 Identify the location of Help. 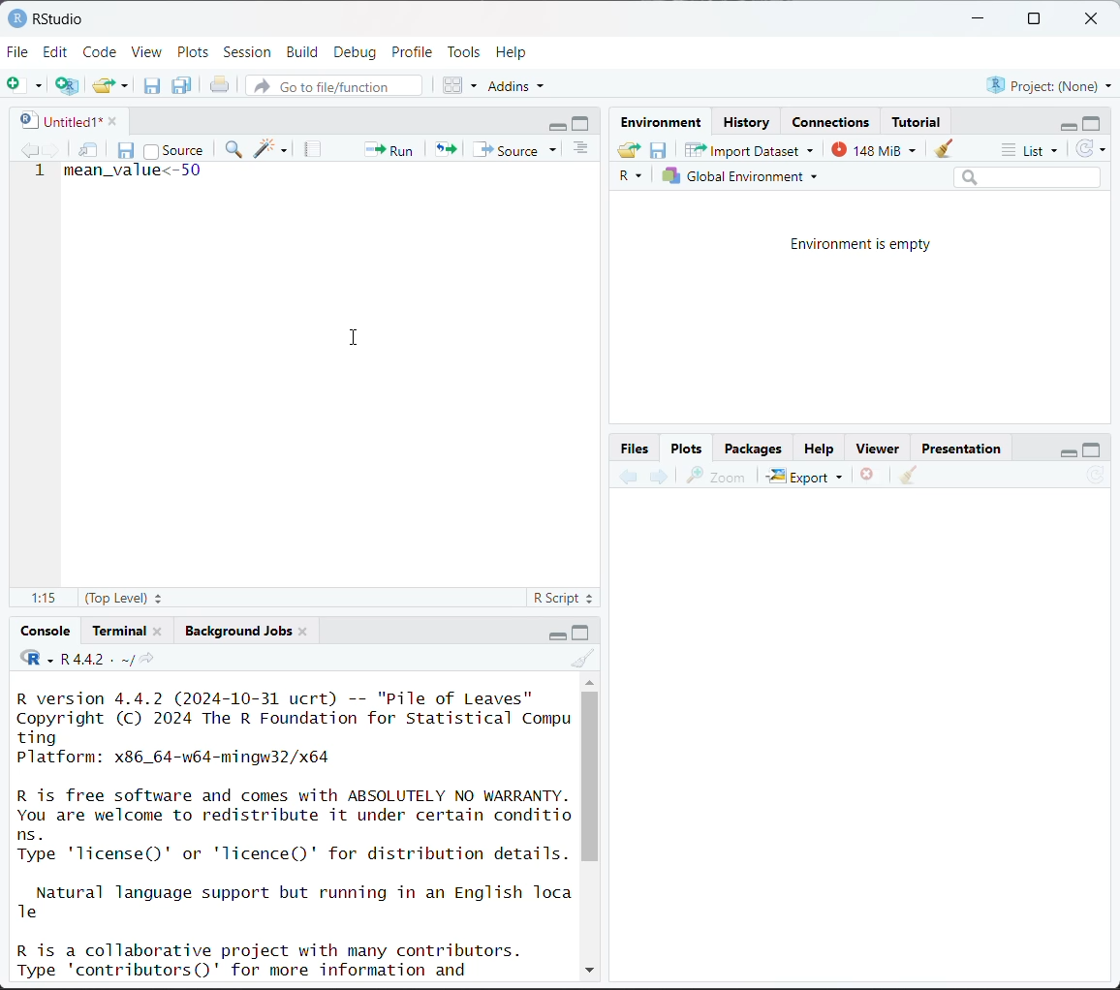
(819, 450).